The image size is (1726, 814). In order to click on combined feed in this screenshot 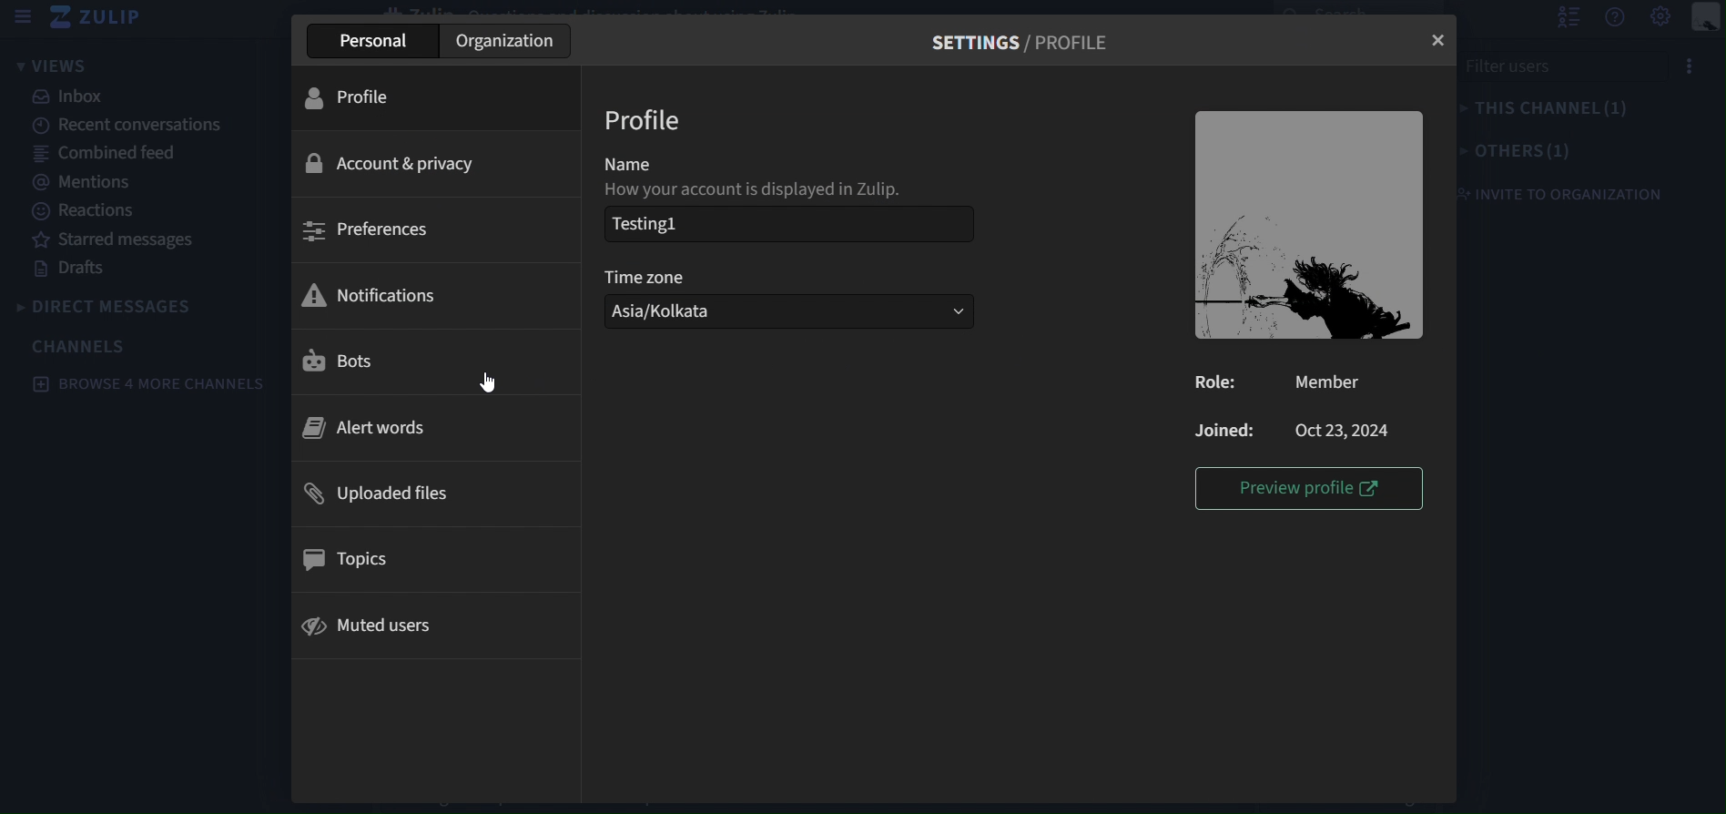, I will do `click(140, 154)`.